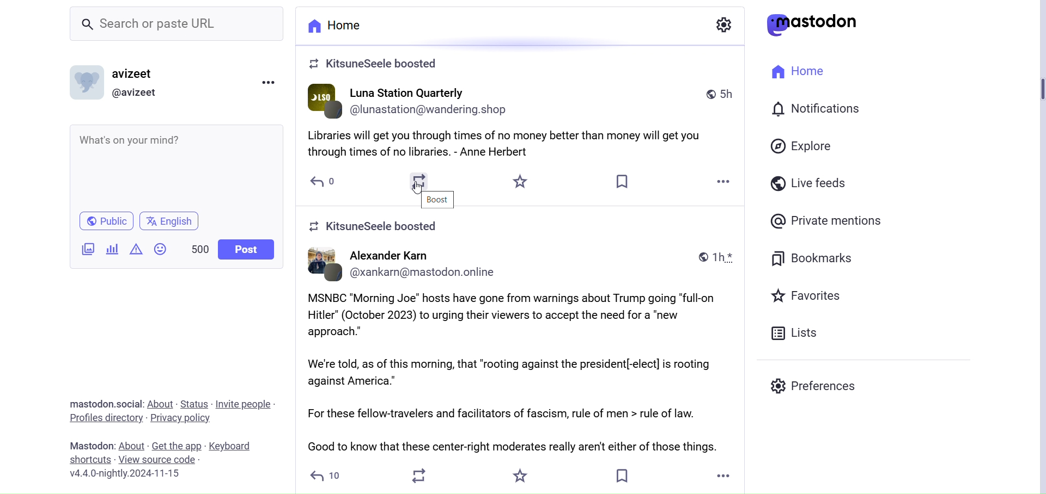 The width and height of the screenshot is (1046, 494). Describe the element at coordinates (524, 351) in the screenshot. I see `Post` at that location.